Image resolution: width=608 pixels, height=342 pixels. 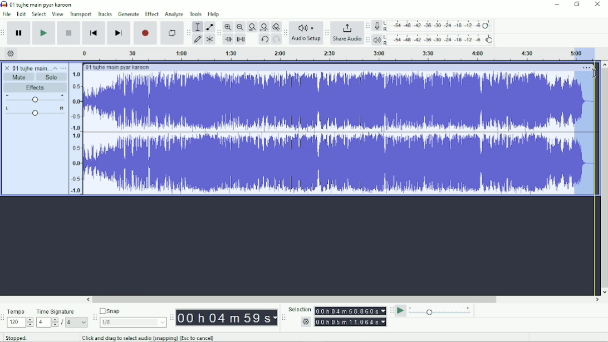 What do you see at coordinates (347, 32) in the screenshot?
I see `Share Audio` at bounding box center [347, 32].